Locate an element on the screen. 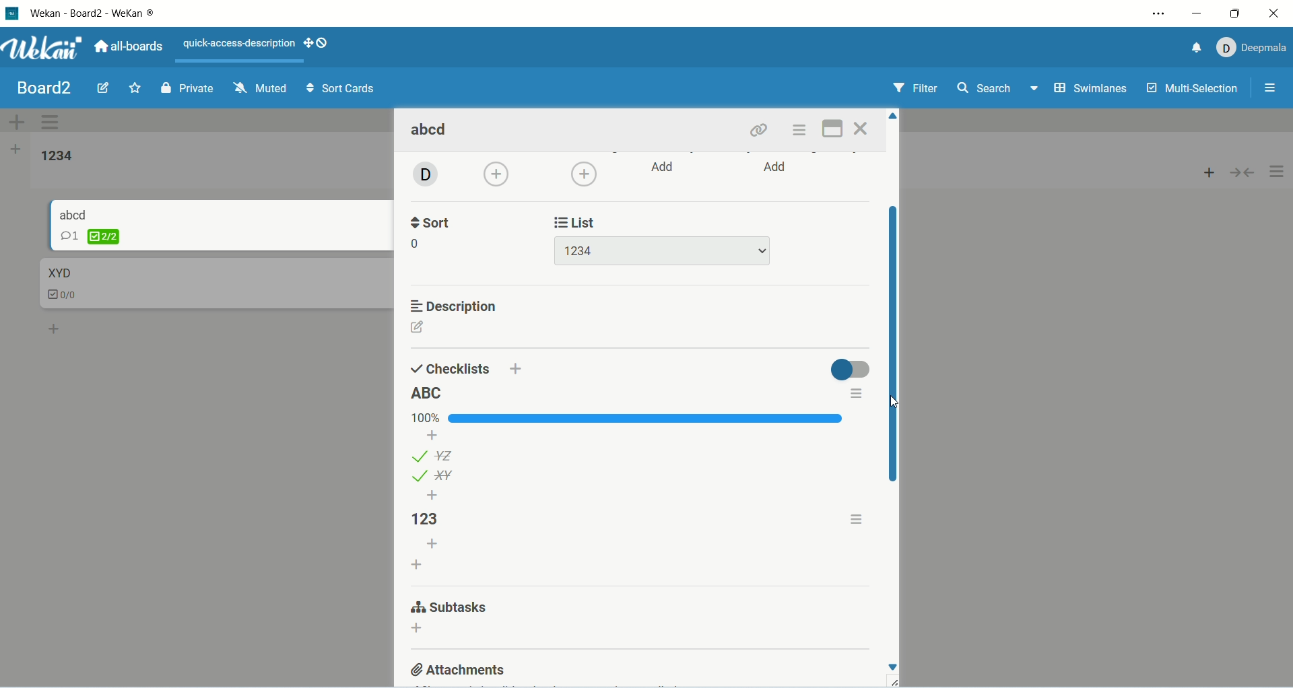 The image size is (1293, 688). attachments is located at coordinates (459, 668).